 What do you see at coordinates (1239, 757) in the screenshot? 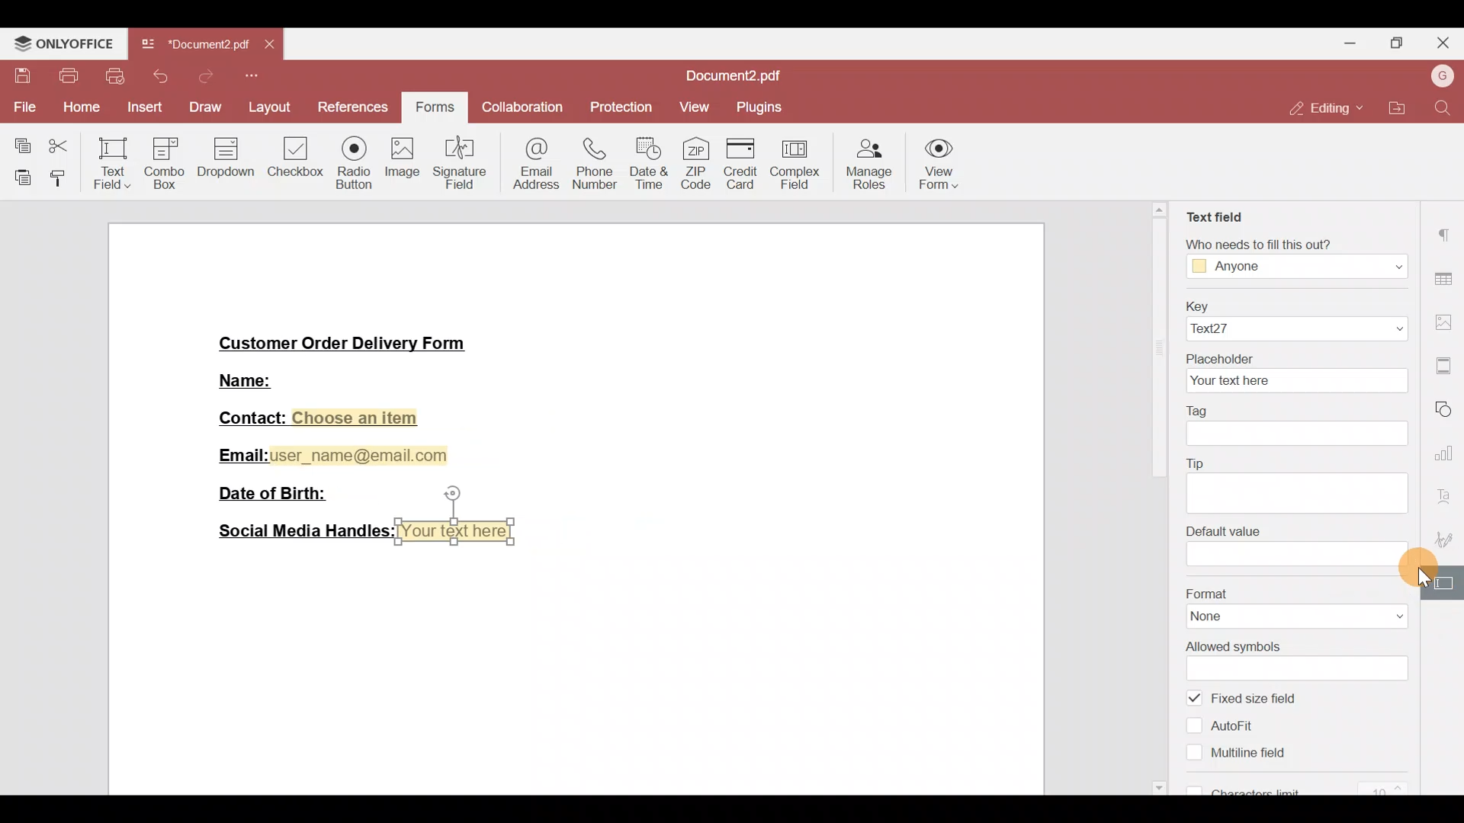
I see `Multiline field` at bounding box center [1239, 757].